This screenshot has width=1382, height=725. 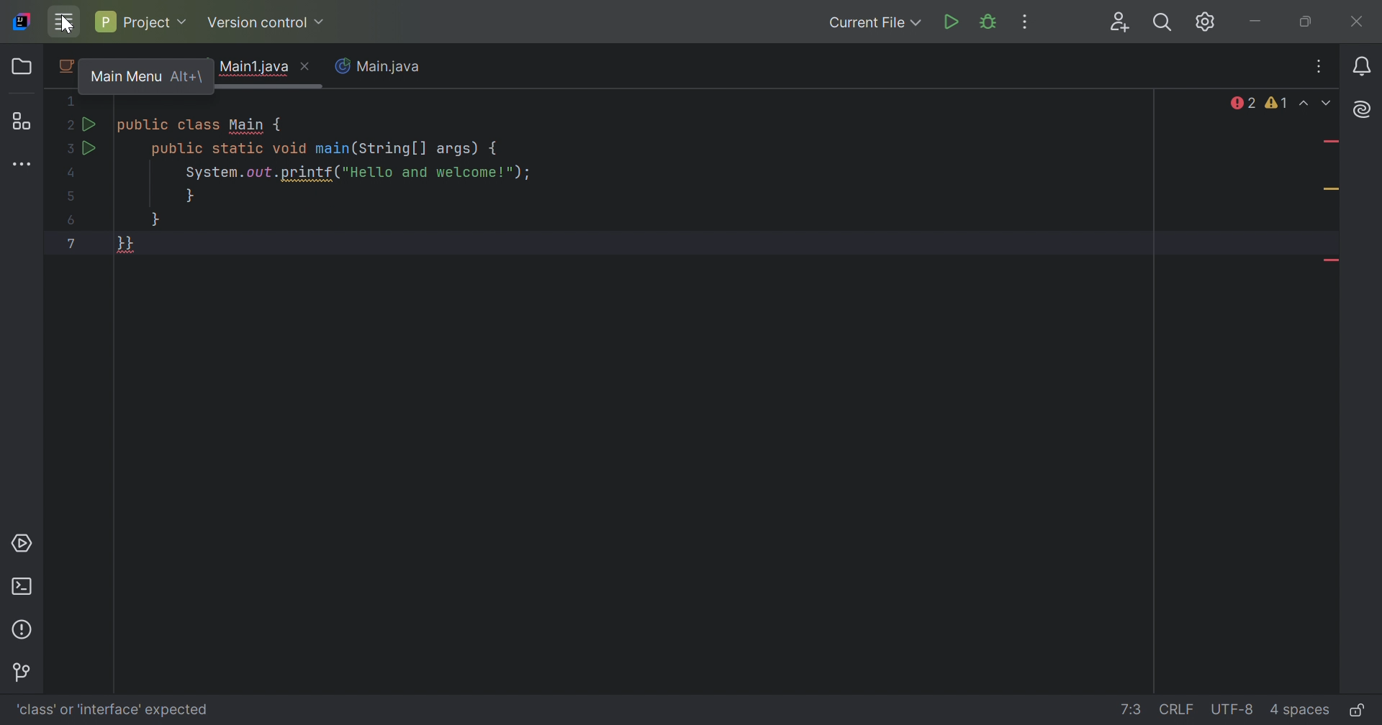 I want to click on Alt+\, so click(x=186, y=77).